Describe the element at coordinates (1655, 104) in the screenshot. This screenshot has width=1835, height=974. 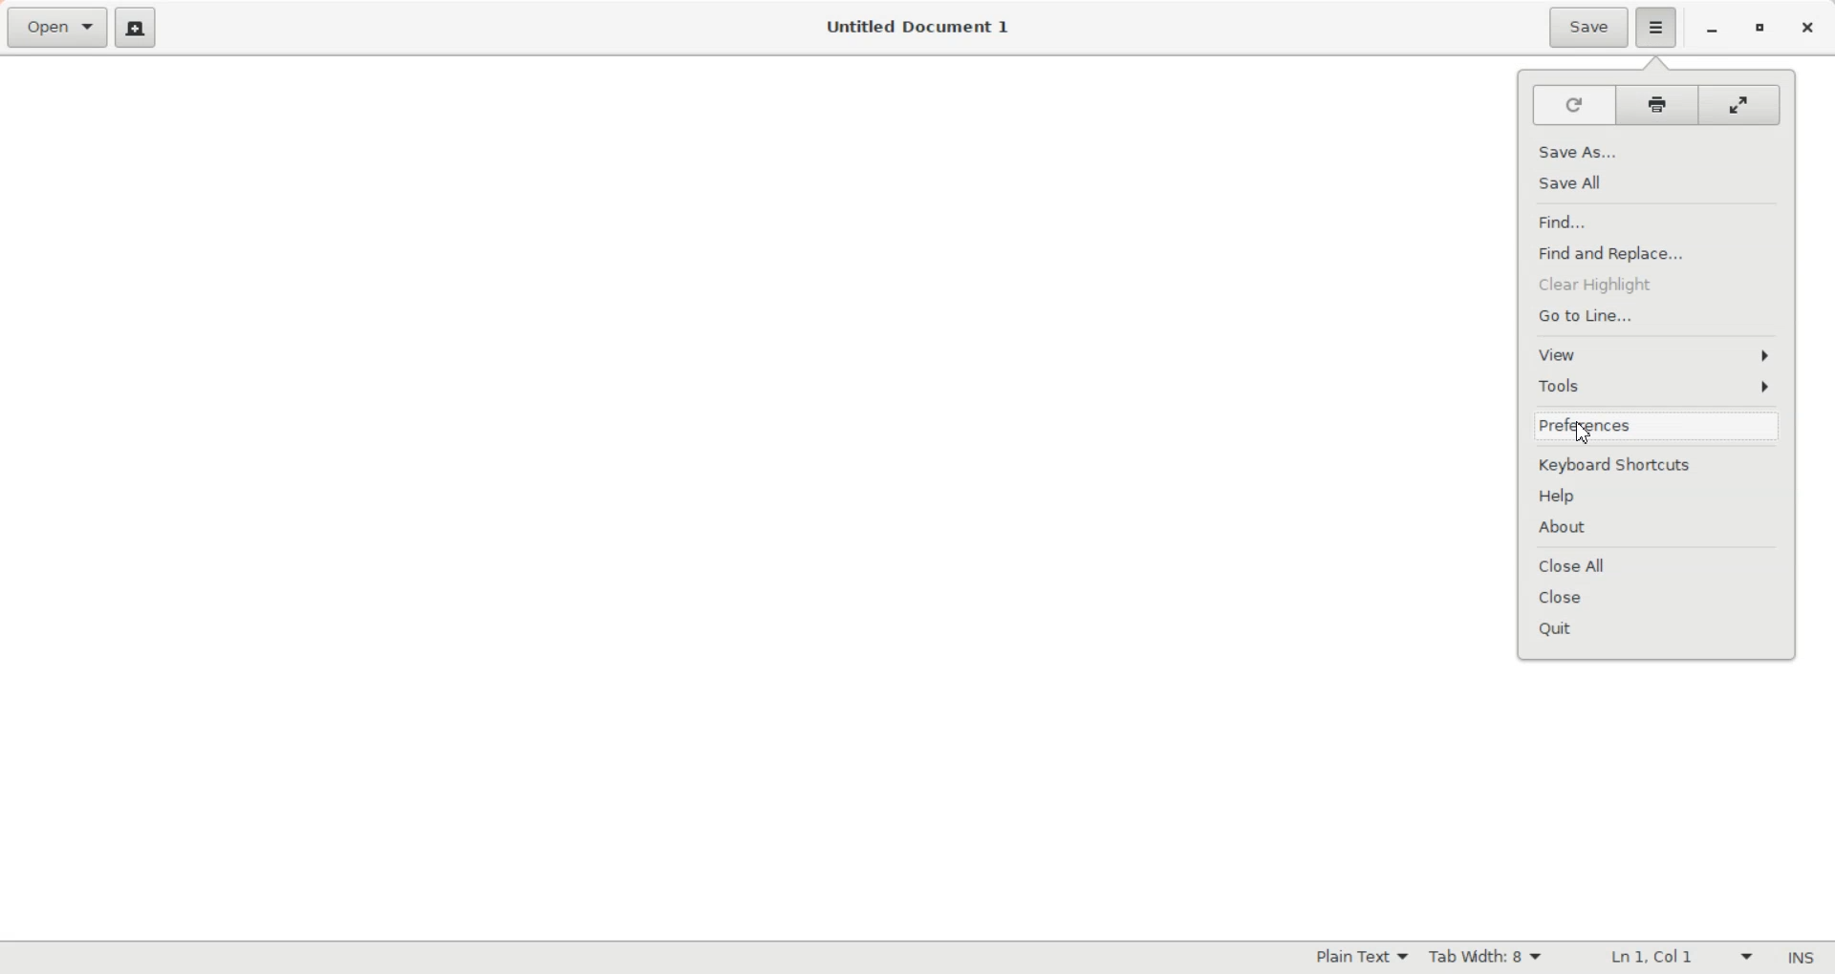
I see `Print` at that location.